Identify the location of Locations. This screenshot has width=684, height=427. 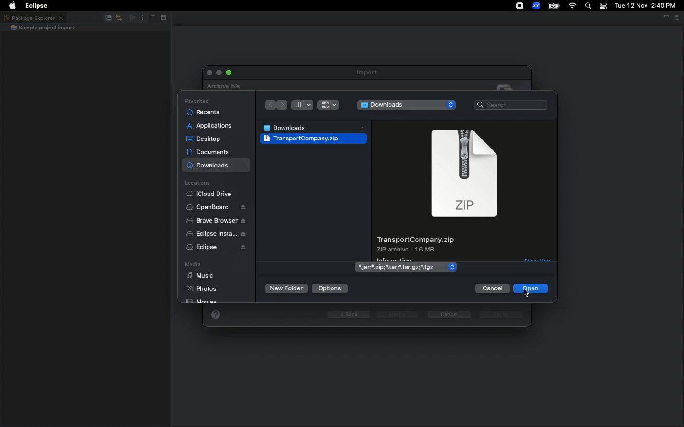
(199, 183).